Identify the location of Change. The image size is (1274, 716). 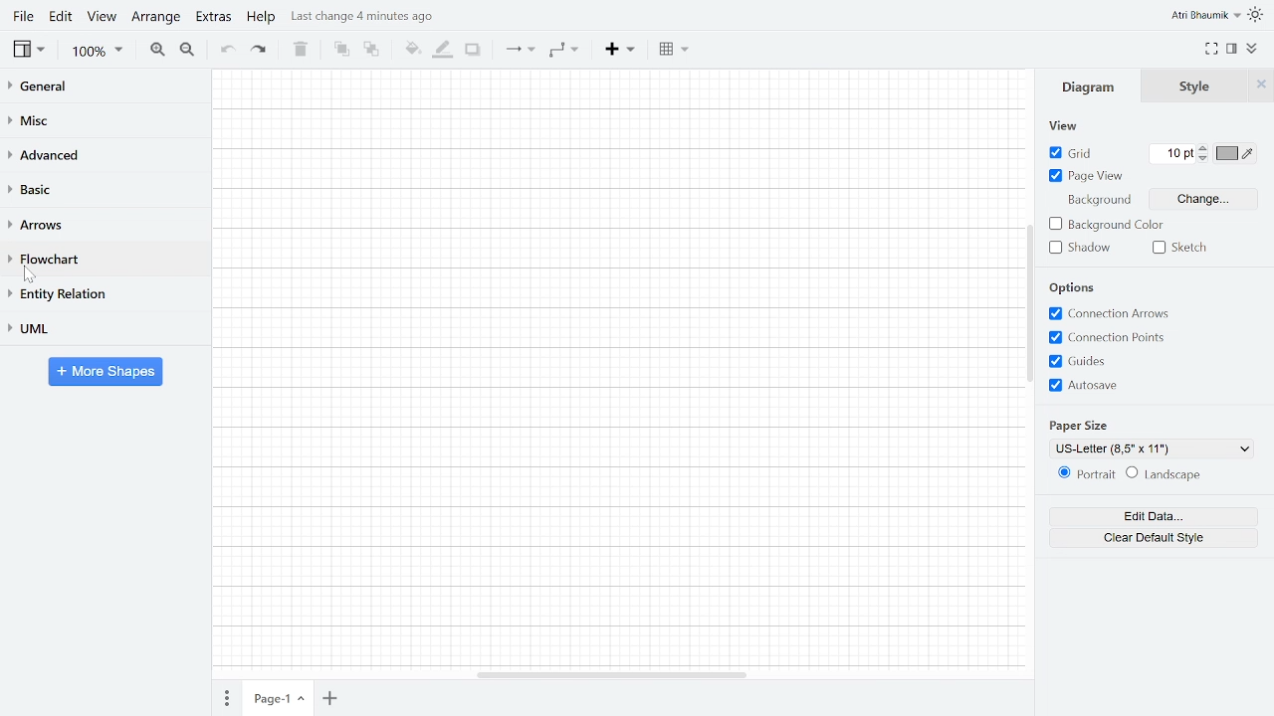
(1205, 199).